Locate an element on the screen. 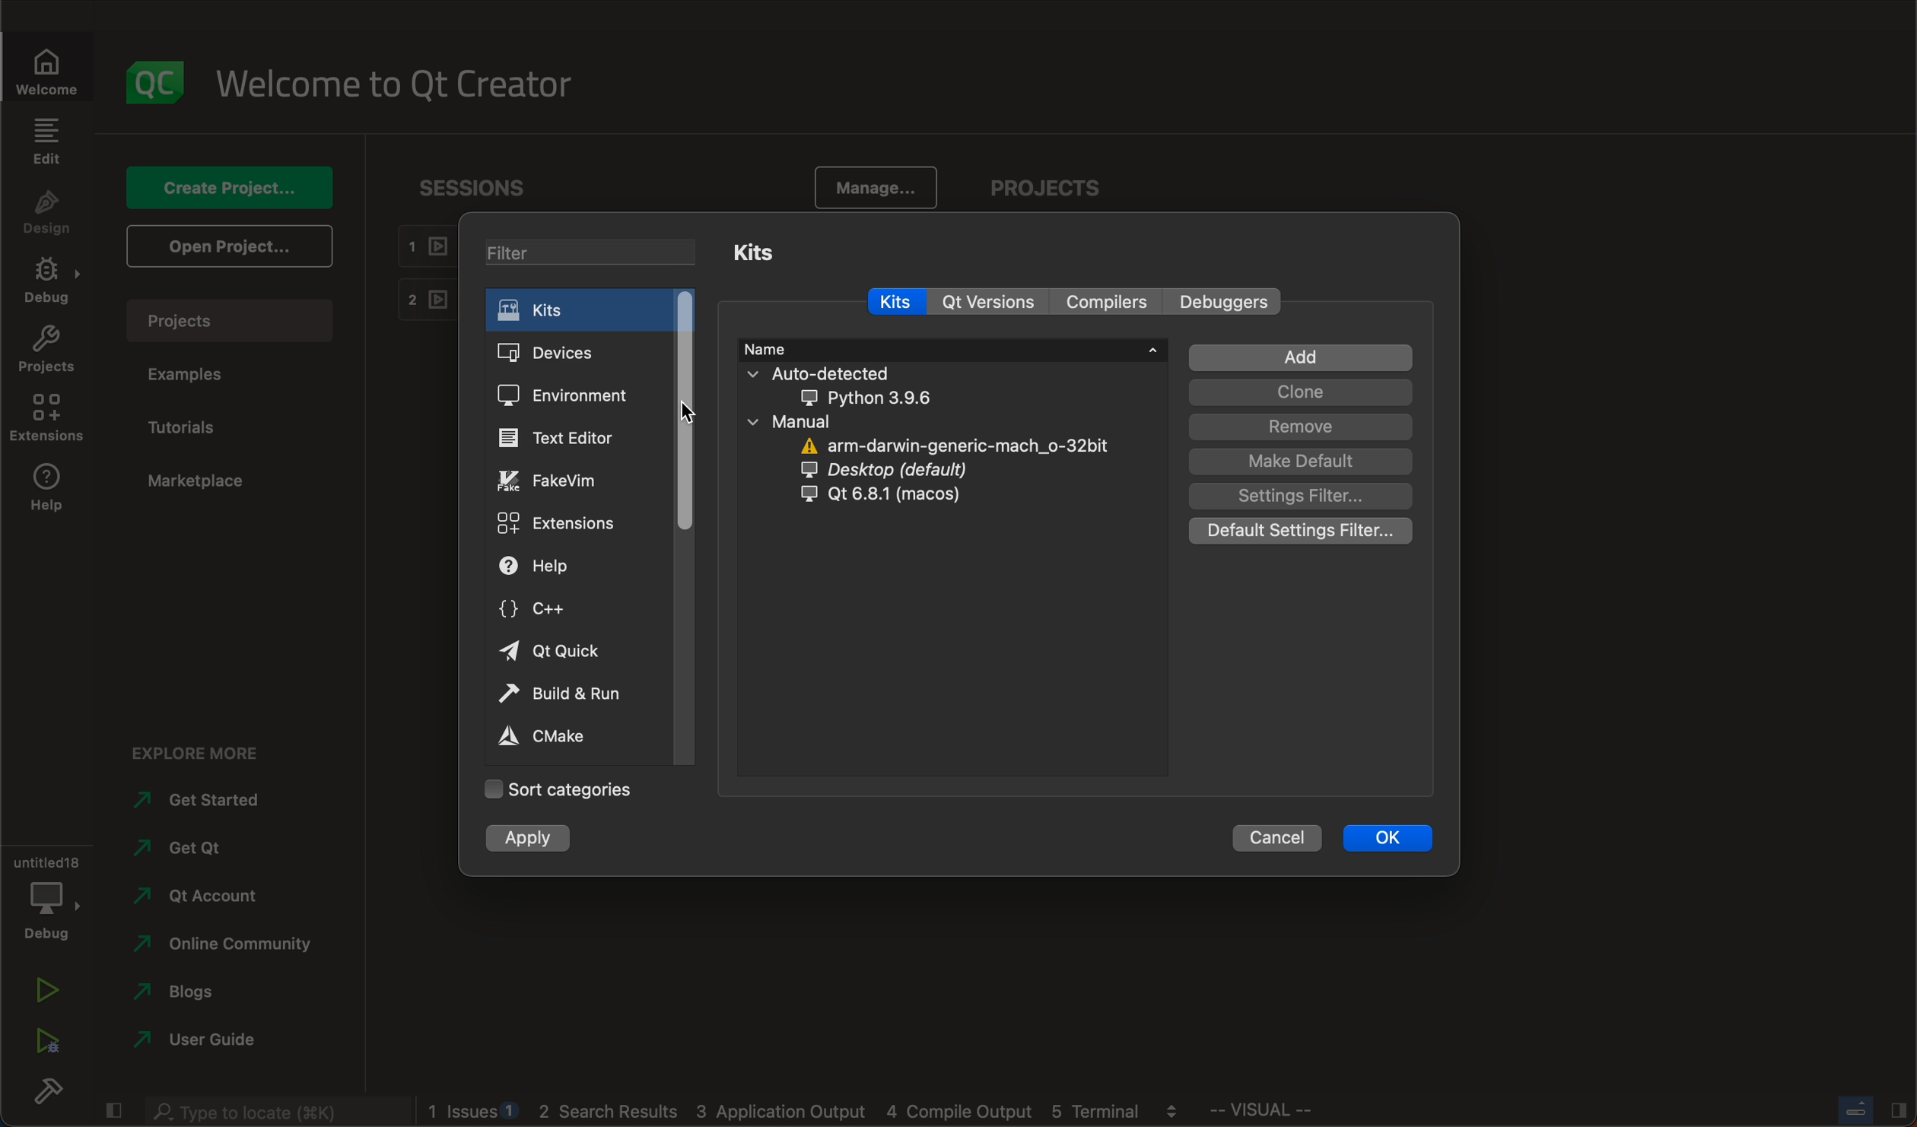  desktop is located at coordinates (894, 472).